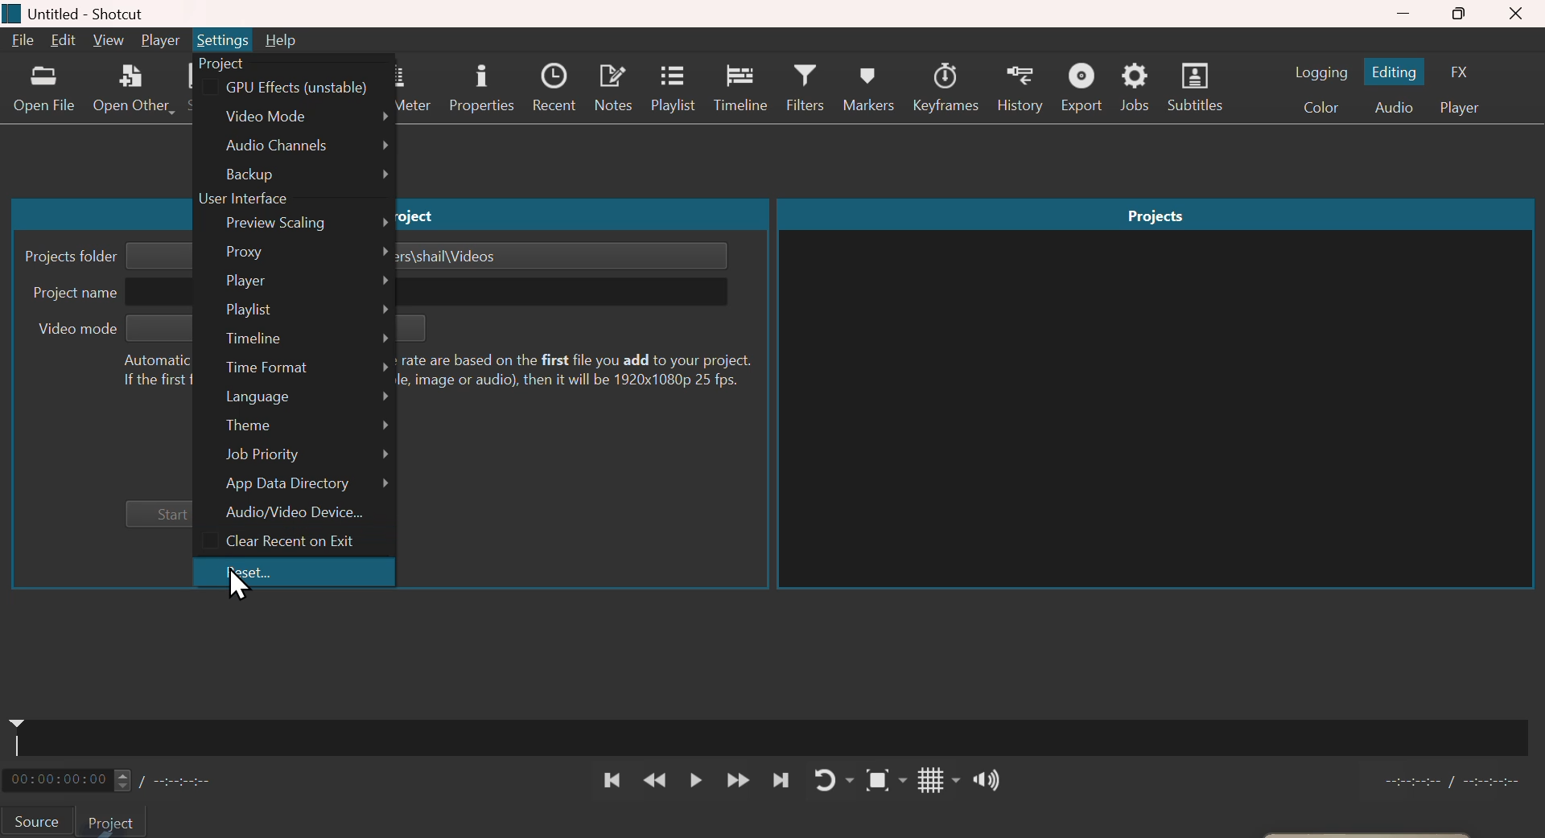 The height and width of the screenshot is (838, 1545). Describe the element at coordinates (294, 485) in the screenshot. I see `App data directory` at that location.